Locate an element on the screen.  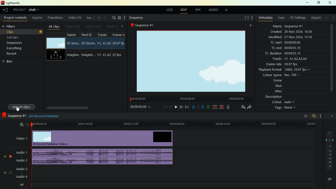
fps is located at coordinates (119, 47).